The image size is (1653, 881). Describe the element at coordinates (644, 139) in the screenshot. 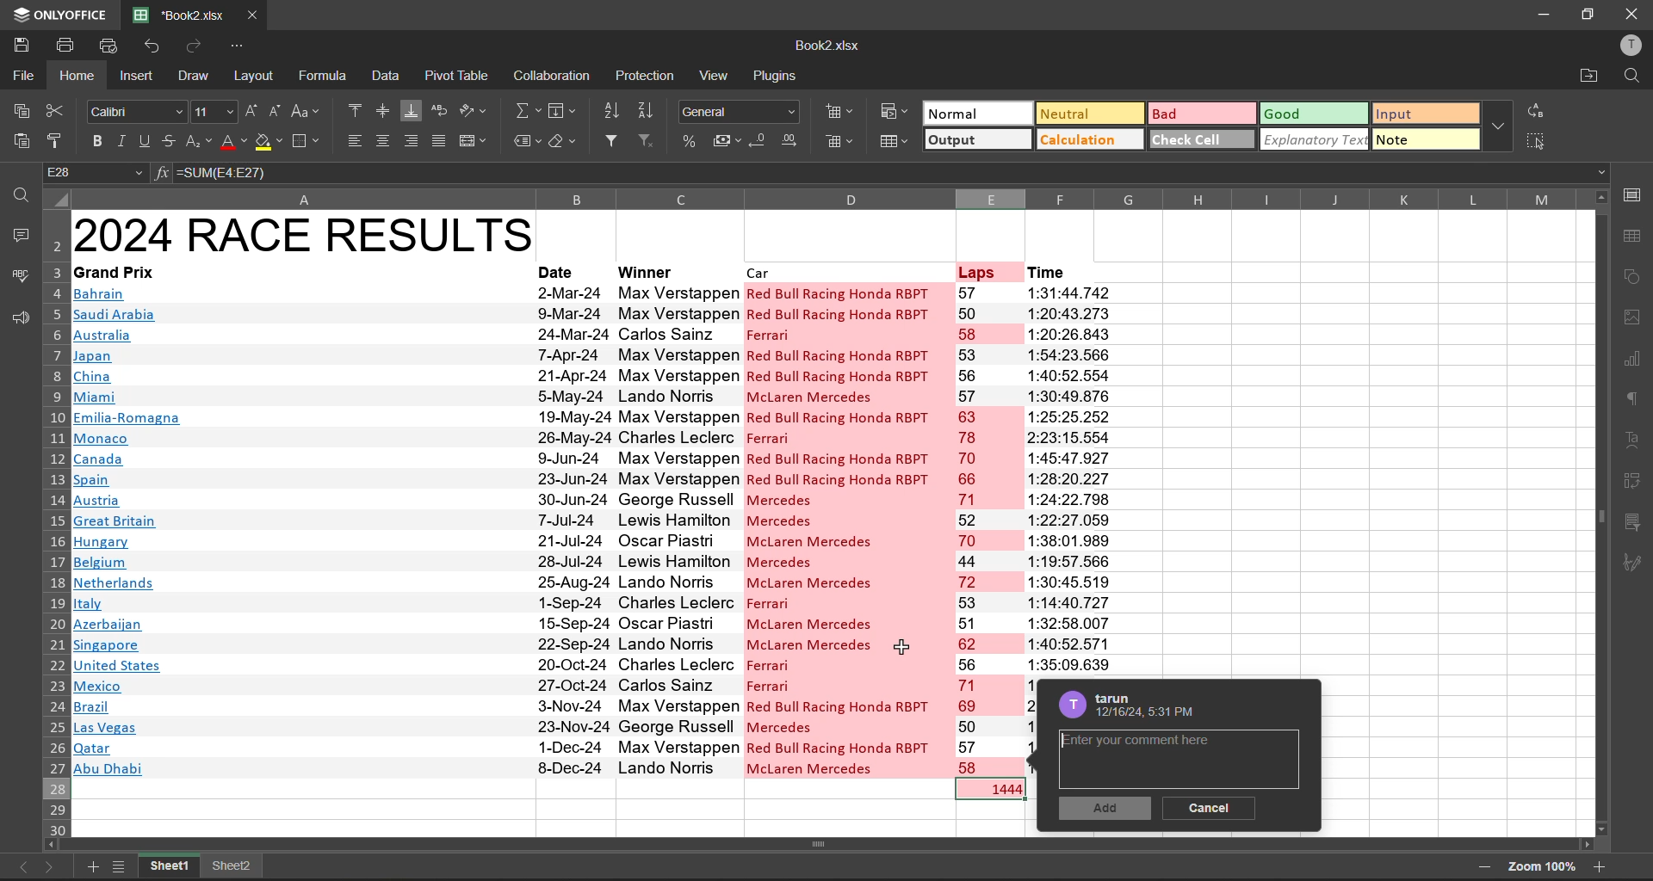

I see `clear filter` at that location.